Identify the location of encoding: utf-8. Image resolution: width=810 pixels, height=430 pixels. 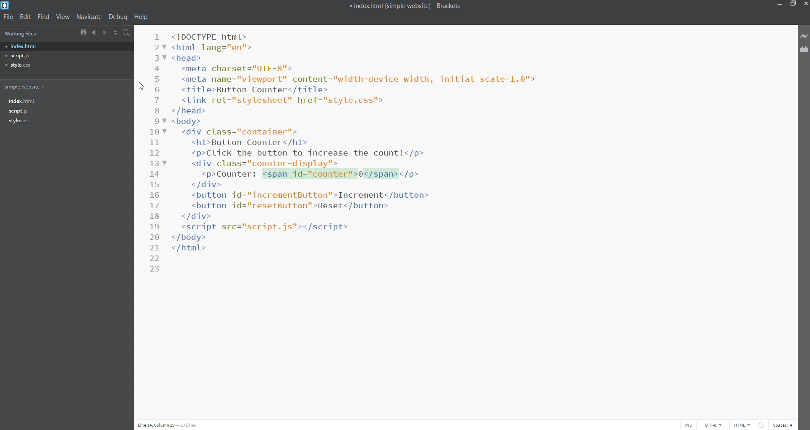
(716, 425).